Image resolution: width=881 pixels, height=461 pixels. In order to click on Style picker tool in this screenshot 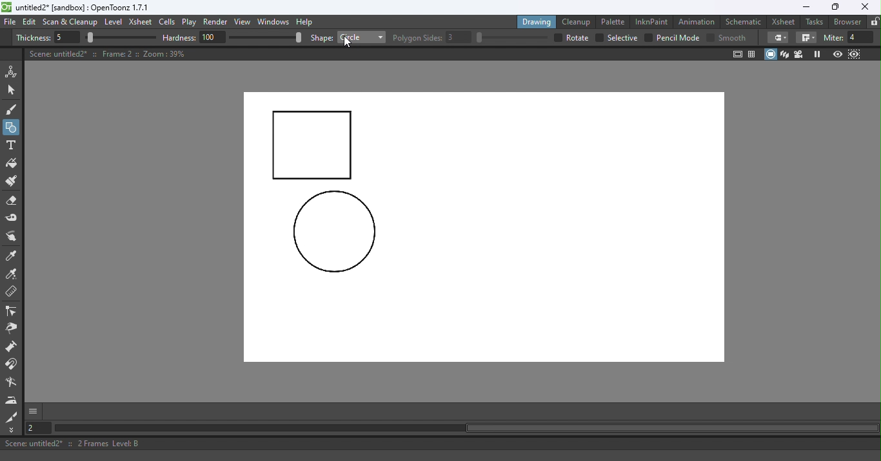, I will do `click(12, 256)`.